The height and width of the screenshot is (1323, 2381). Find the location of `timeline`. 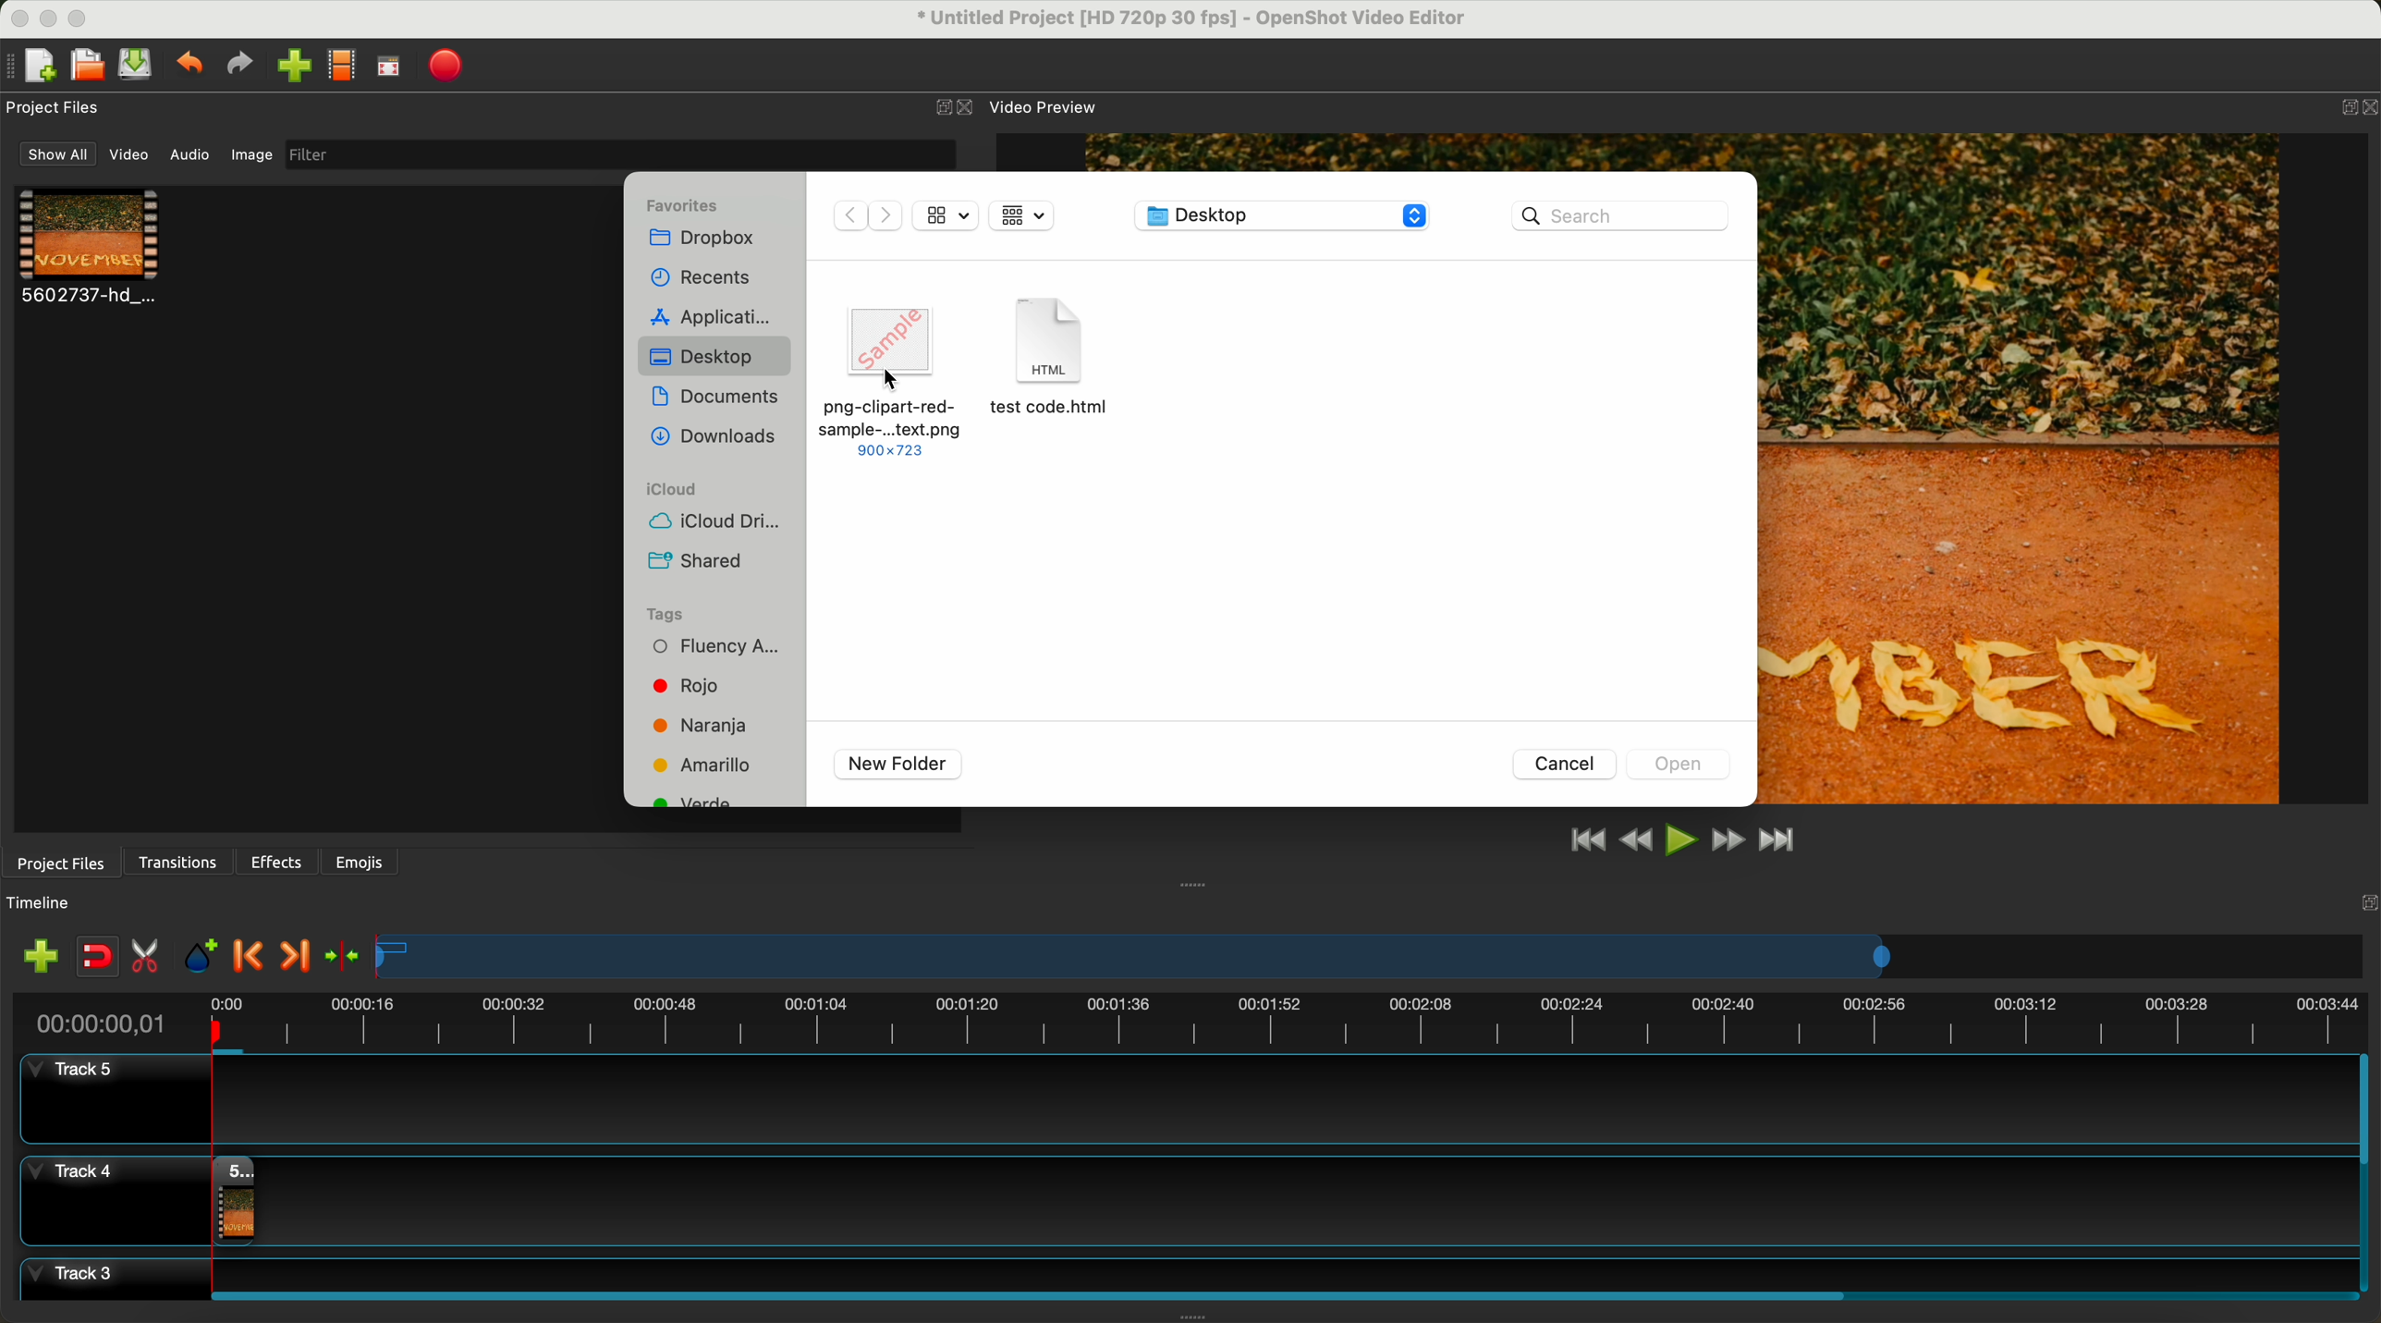

timeline is located at coordinates (1372, 958).